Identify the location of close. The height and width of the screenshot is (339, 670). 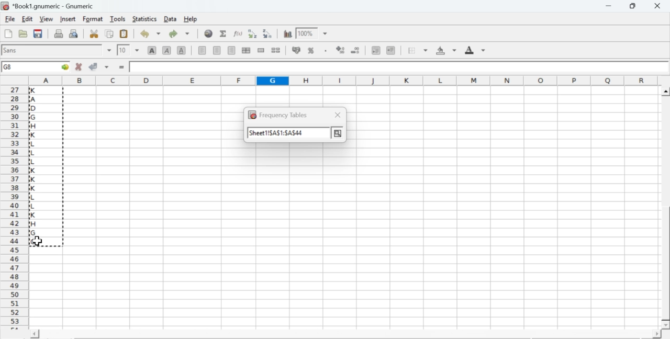
(338, 115).